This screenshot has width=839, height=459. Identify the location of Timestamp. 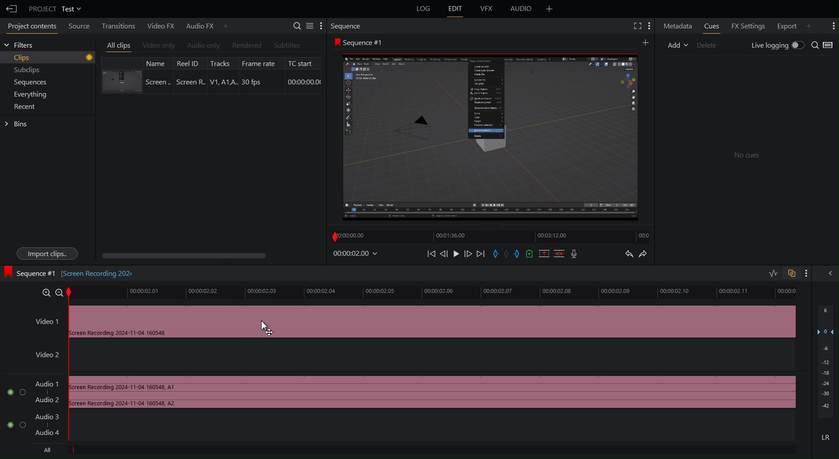
(355, 255).